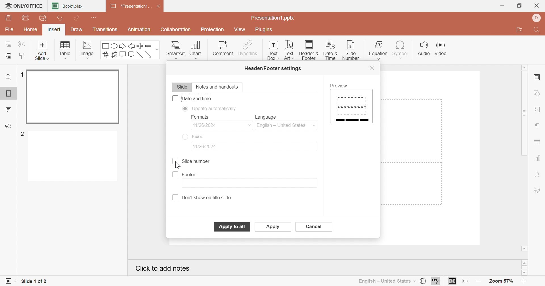 This screenshot has width=545, height=286. I want to click on cut, so click(23, 43).